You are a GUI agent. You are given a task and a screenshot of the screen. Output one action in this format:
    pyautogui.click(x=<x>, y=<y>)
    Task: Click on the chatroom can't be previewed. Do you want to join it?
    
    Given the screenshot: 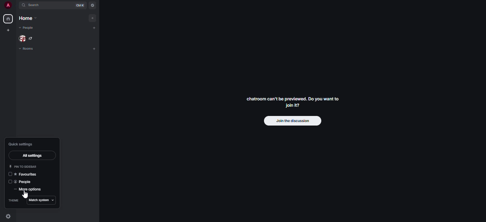 What is the action you would take?
    pyautogui.click(x=294, y=102)
    